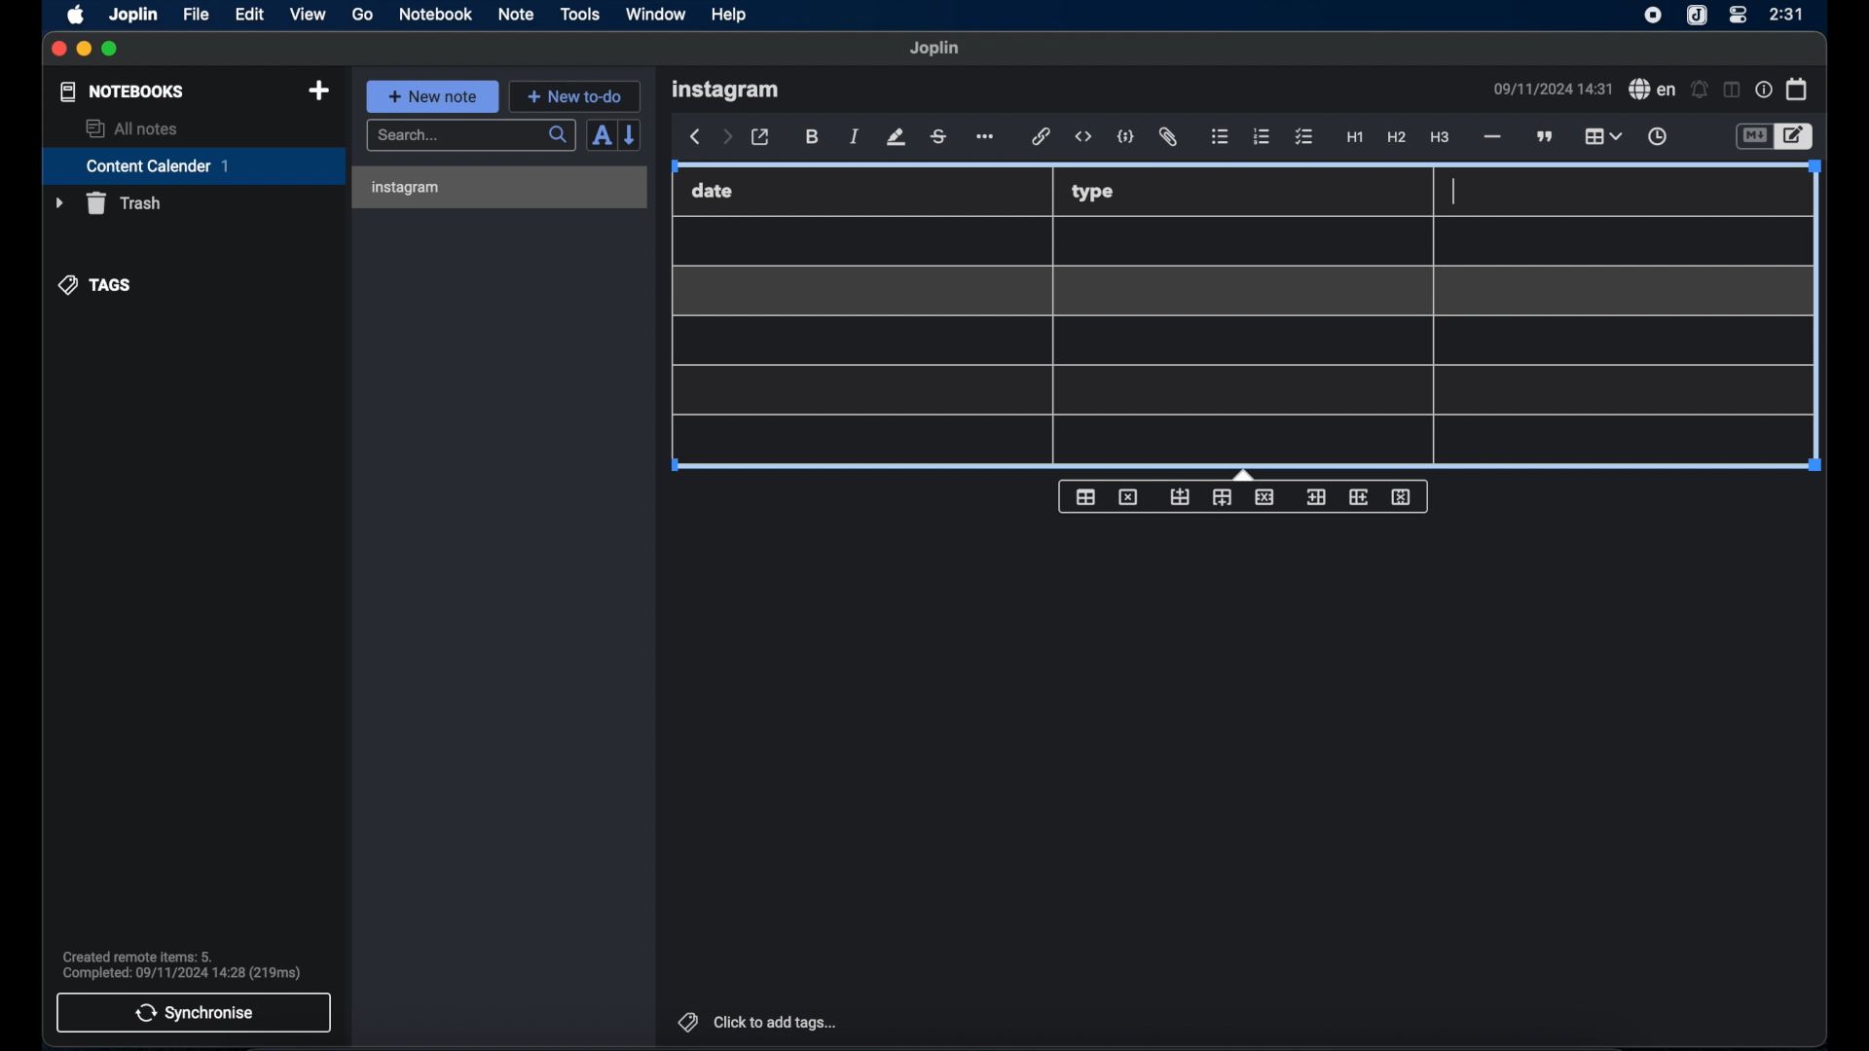 The width and height of the screenshot is (1869, 1051). I want to click on insert column before, so click(1316, 497).